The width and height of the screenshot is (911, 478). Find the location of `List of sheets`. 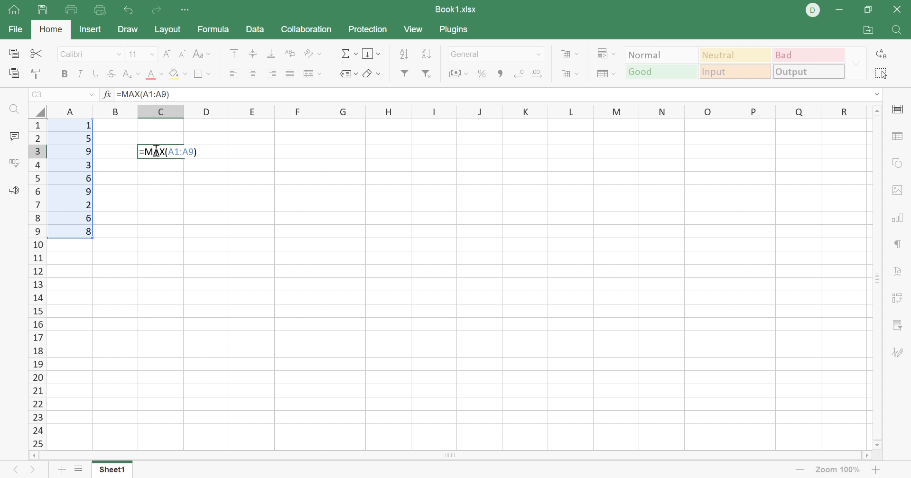

List of sheets is located at coordinates (82, 469).